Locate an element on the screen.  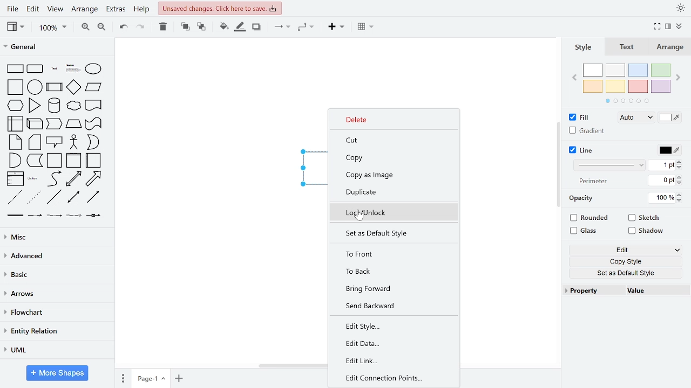
line color is located at coordinates (669, 150).